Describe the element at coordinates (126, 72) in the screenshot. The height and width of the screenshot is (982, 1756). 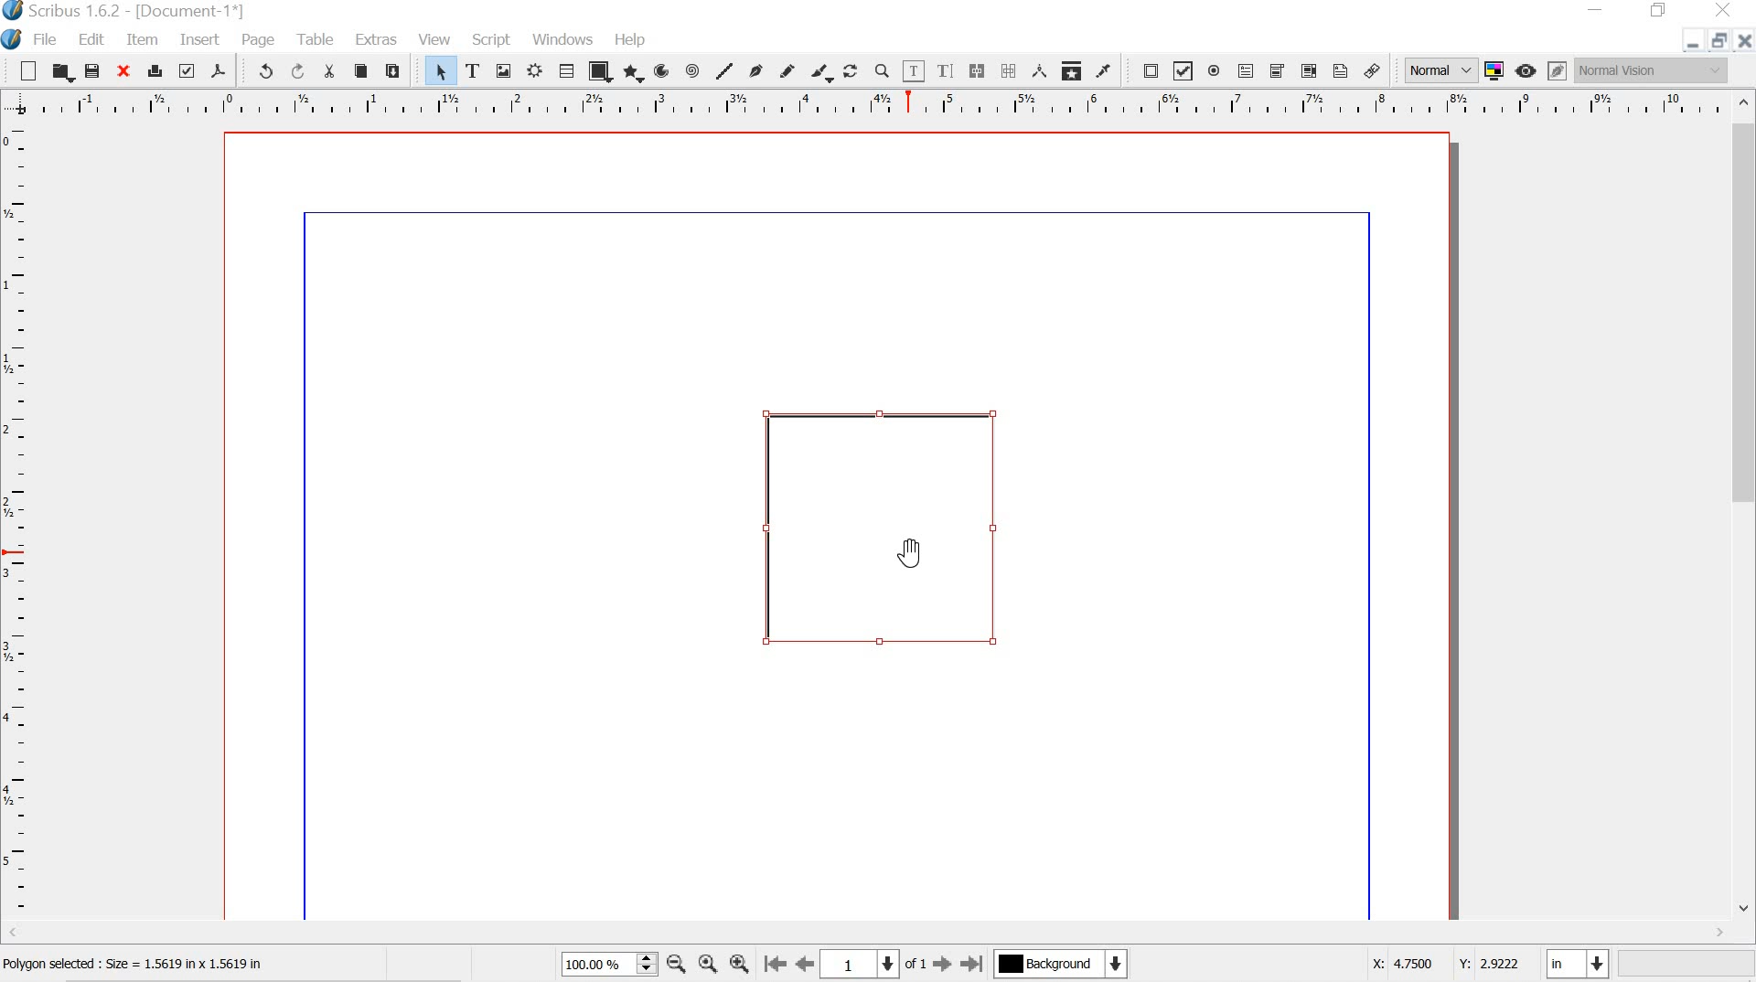
I see `close` at that location.